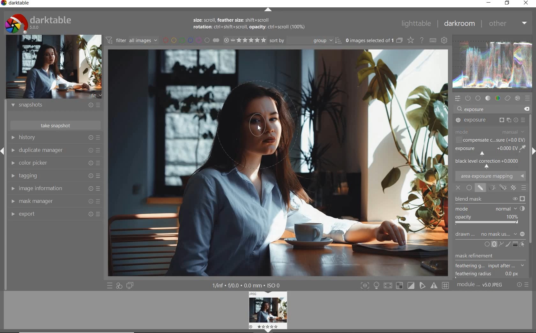  Describe the element at coordinates (486, 151) in the screenshot. I see `EXPOSURE` at that location.